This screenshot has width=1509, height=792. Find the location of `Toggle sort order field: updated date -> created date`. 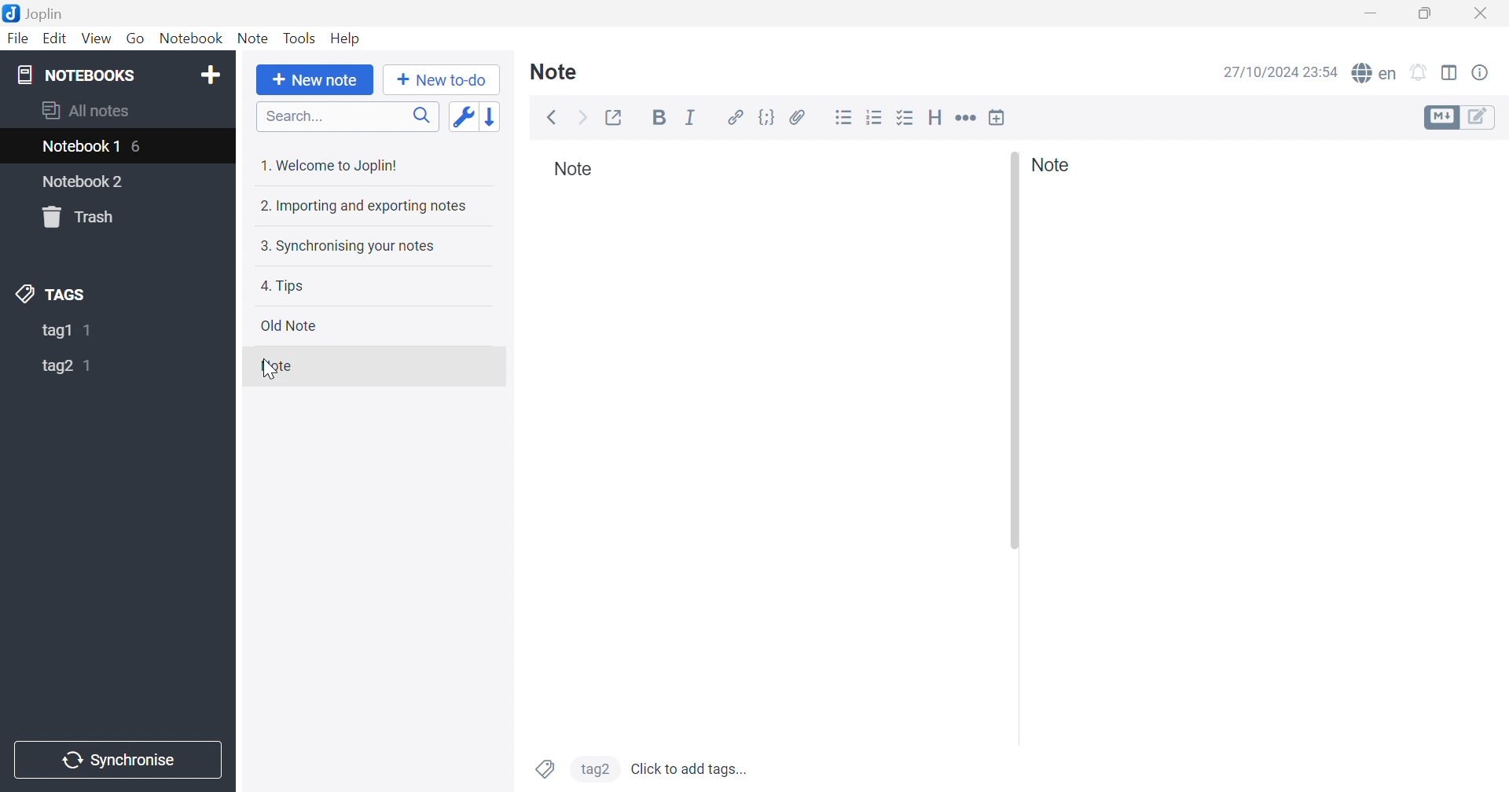

Toggle sort order field: updated date -> created date is located at coordinates (461, 119).